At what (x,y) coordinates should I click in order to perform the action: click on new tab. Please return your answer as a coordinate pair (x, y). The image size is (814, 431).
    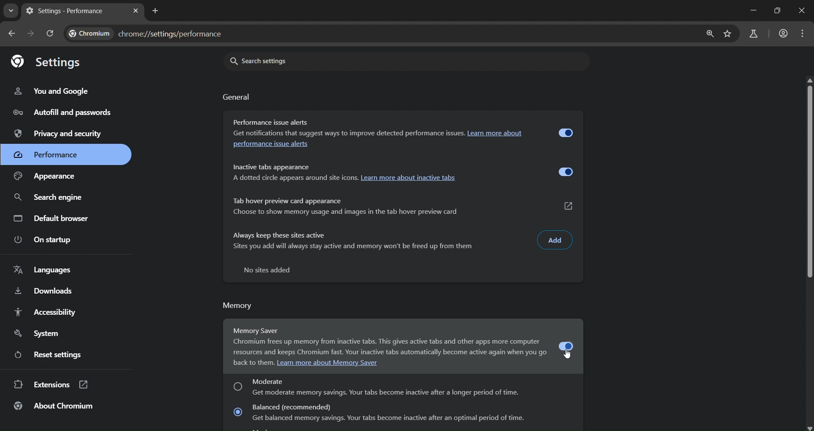
    Looking at the image, I should click on (155, 11).